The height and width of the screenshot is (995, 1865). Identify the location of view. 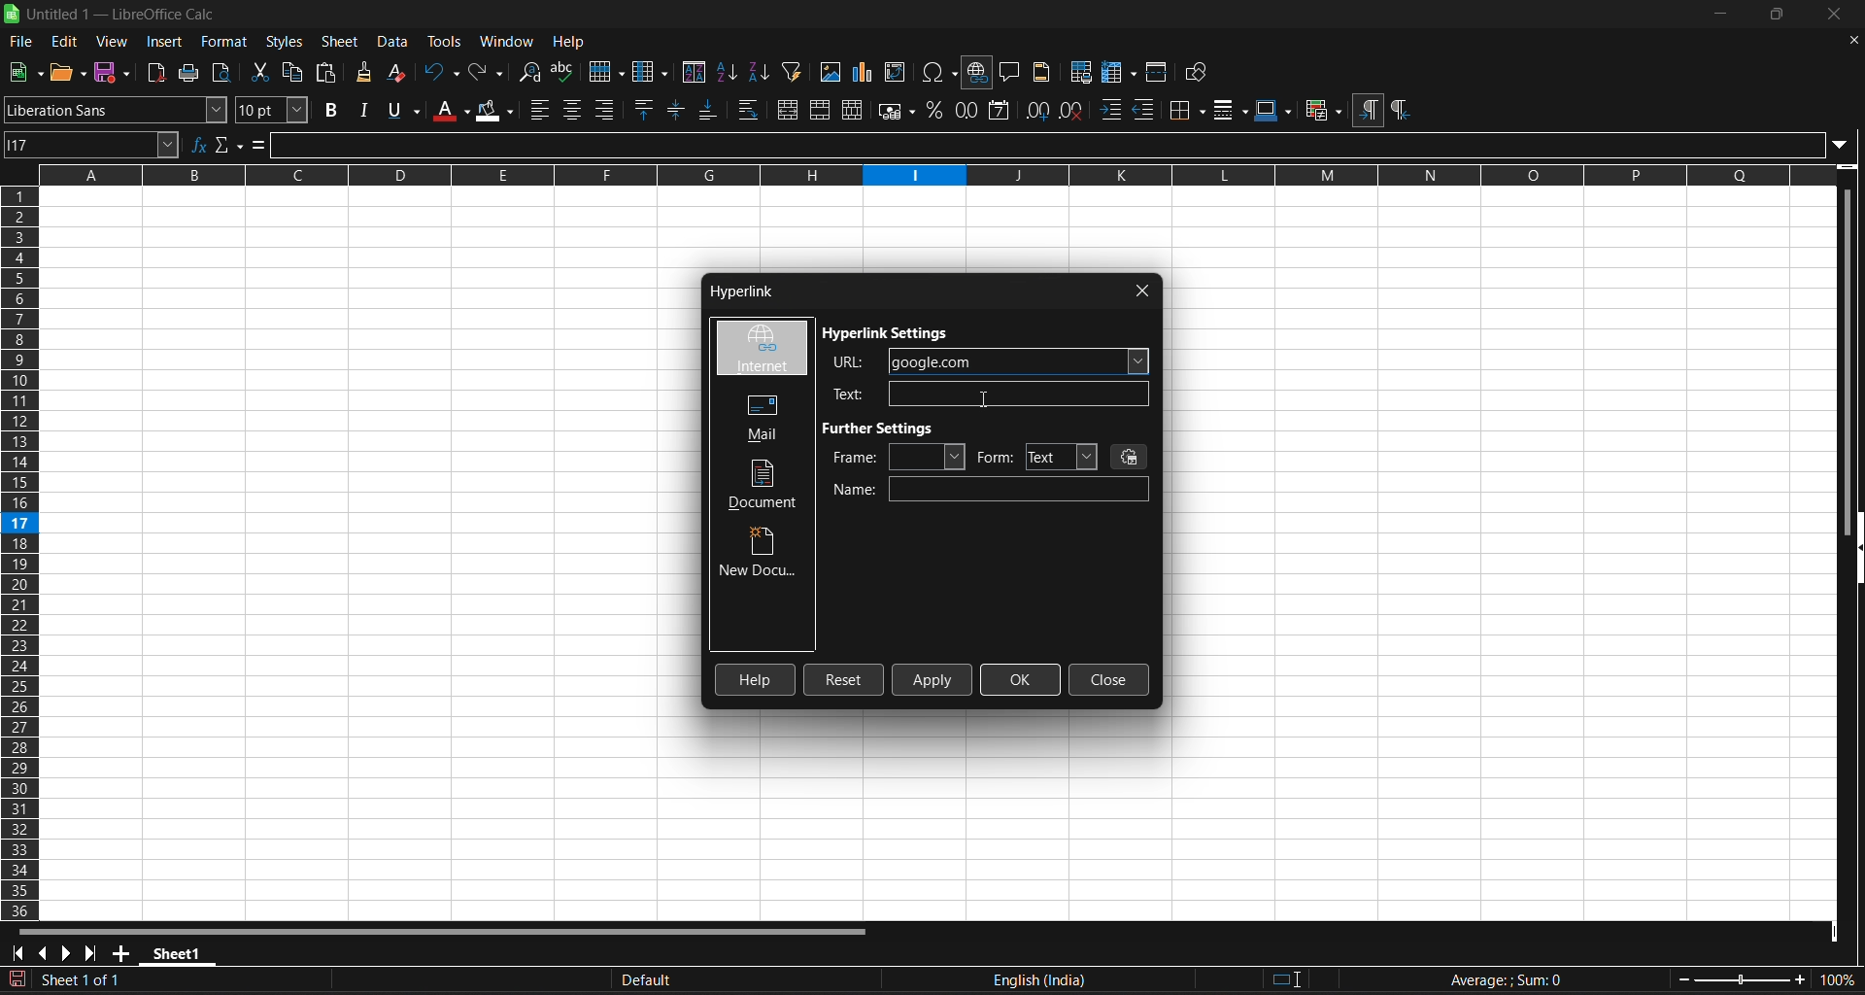
(113, 41).